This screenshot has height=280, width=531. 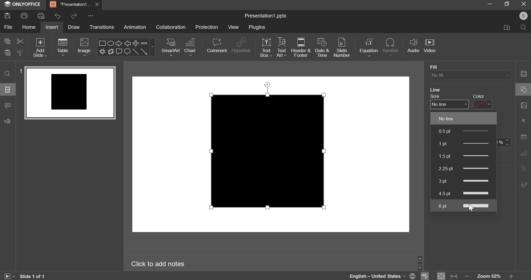 What do you see at coordinates (426, 276) in the screenshot?
I see `spelling` at bounding box center [426, 276].